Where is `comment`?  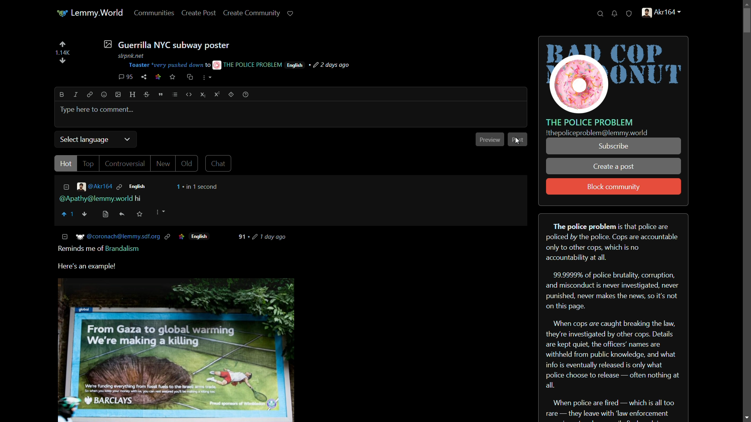 comment is located at coordinates (126, 77).